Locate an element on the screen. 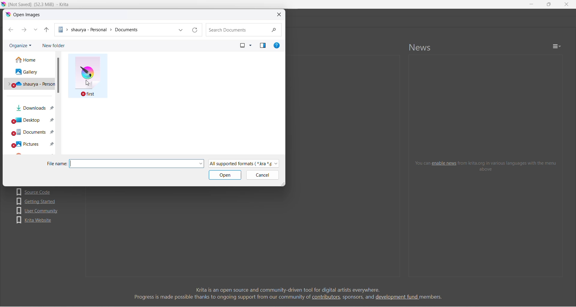 Image resolution: width=576 pixels, height=307 pixels. Software name, file name and size is located at coordinates (39, 5).